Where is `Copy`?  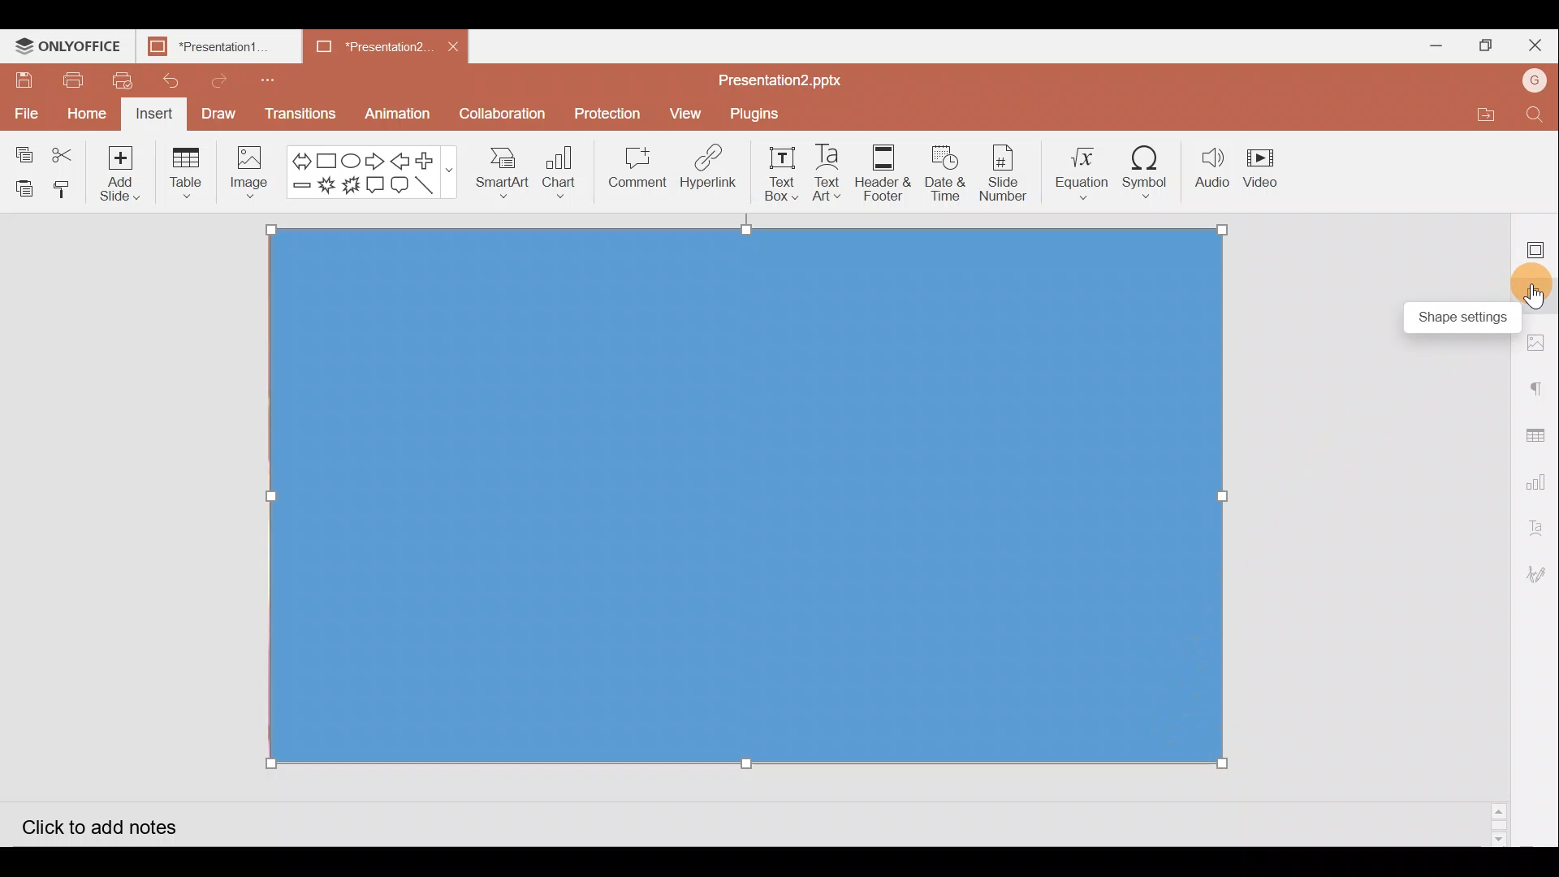 Copy is located at coordinates (23, 147).